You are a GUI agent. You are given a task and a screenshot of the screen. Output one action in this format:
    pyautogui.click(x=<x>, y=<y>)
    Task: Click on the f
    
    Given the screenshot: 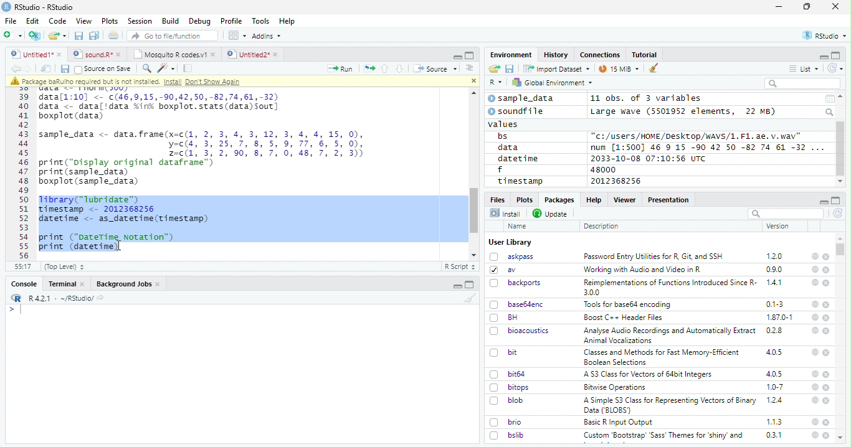 What is the action you would take?
    pyautogui.click(x=500, y=170)
    